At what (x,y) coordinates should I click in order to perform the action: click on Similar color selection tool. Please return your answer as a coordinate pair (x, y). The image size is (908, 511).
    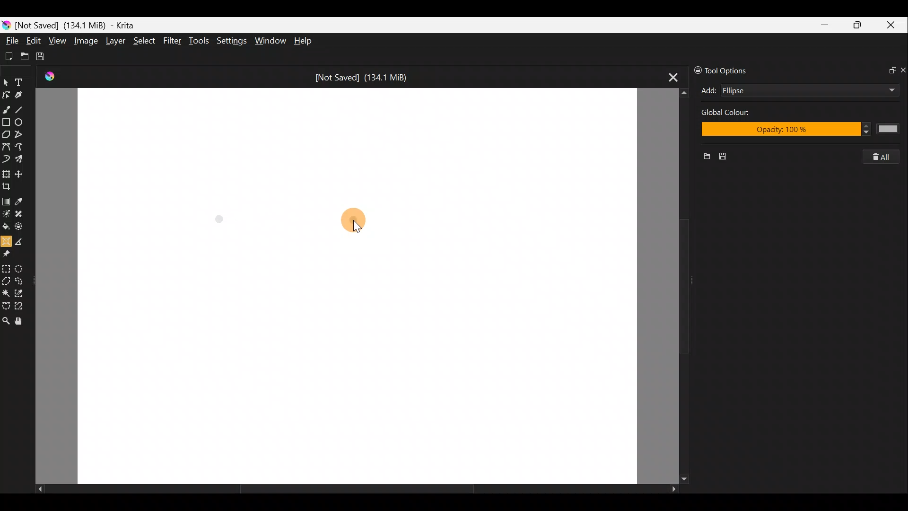
    Looking at the image, I should click on (23, 292).